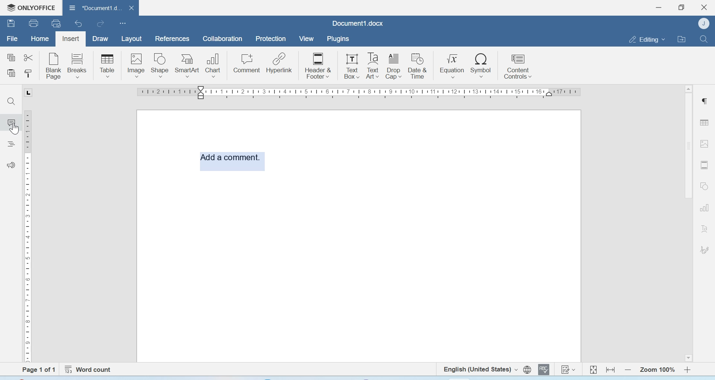 The height and width of the screenshot is (380, 715). I want to click on Set text language, so click(479, 369).